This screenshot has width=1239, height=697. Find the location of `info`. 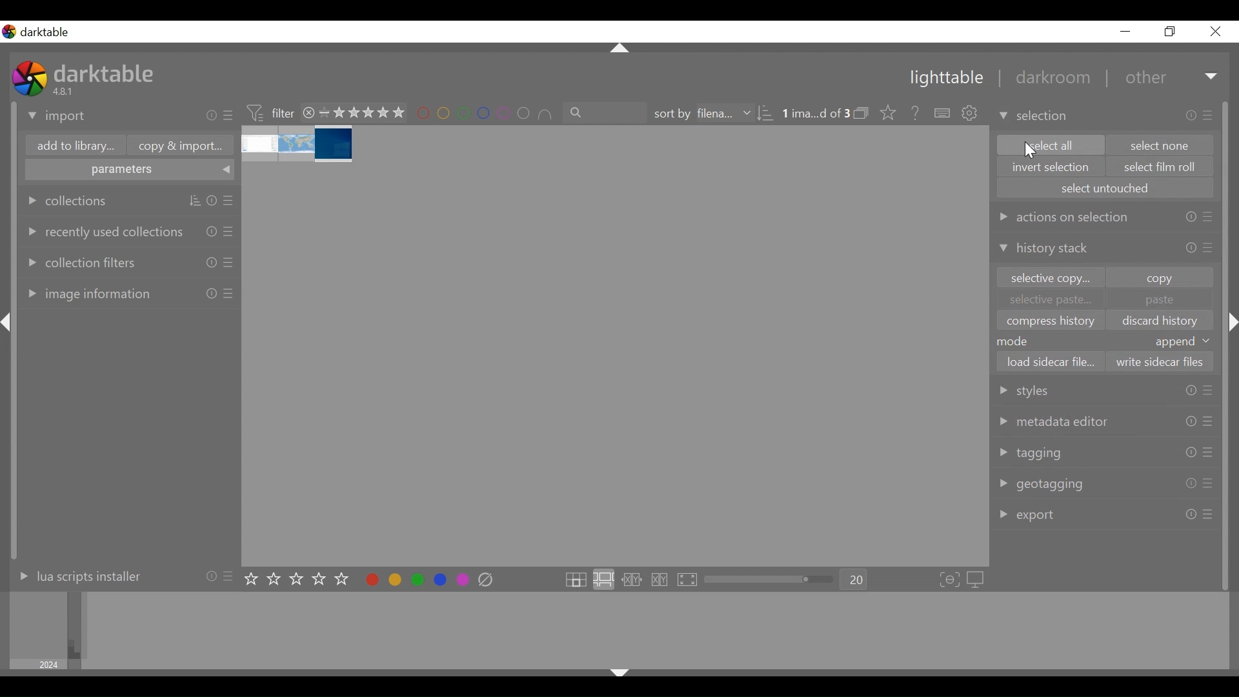

info is located at coordinates (1191, 452).